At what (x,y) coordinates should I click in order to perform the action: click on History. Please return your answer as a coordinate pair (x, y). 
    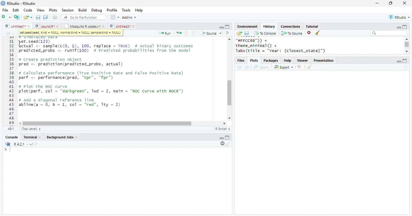
    Looking at the image, I should click on (269, 26).